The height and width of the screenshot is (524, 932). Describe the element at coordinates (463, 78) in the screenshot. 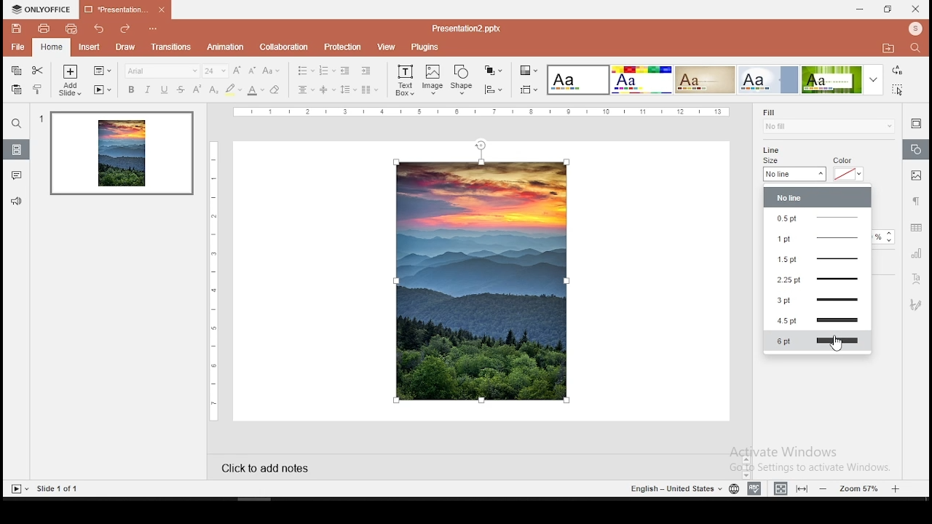

I see `shape` at that location.